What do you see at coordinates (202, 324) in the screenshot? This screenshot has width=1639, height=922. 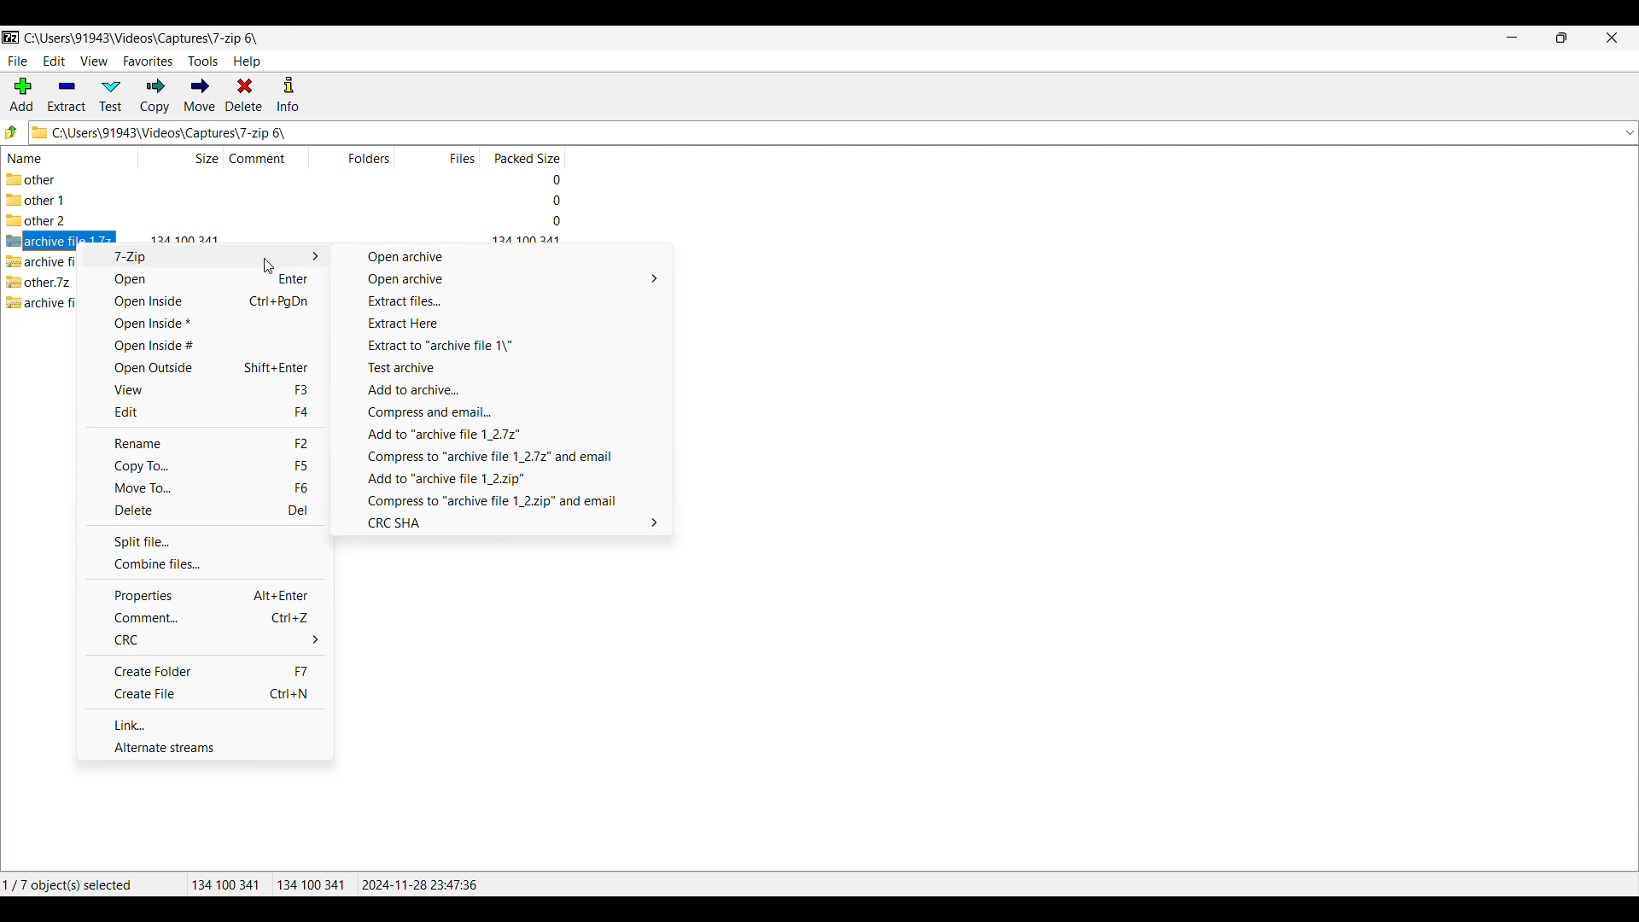 I see `Open inside*` at bounding box center [202, 324].